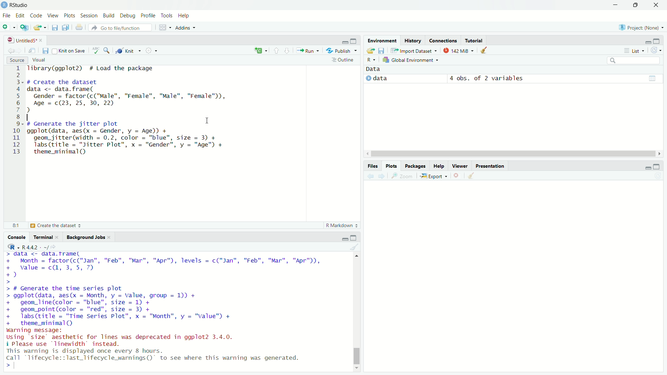 This screenshot has width=667, height=375. What do you see at coordinates (42, 236) in the screenshot?
I see `terminal` at bounding box center [42, 236].